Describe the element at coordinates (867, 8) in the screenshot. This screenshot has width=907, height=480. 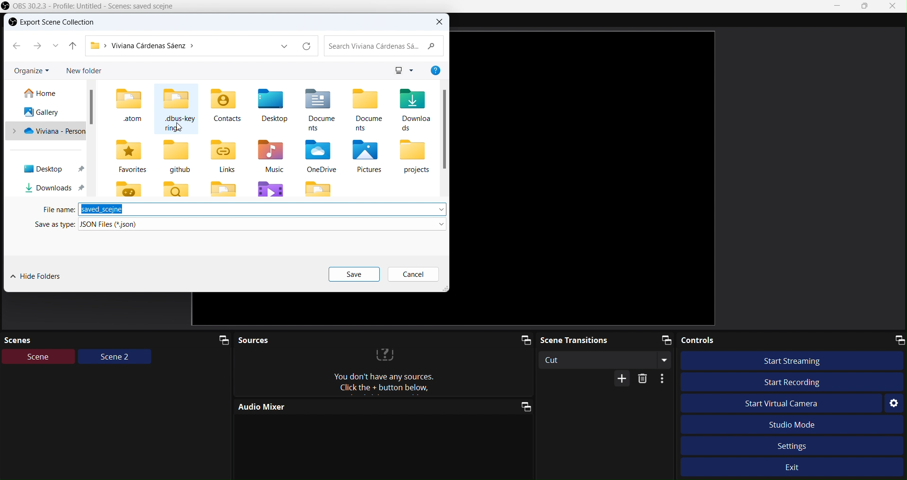
I see `Box` at that location.